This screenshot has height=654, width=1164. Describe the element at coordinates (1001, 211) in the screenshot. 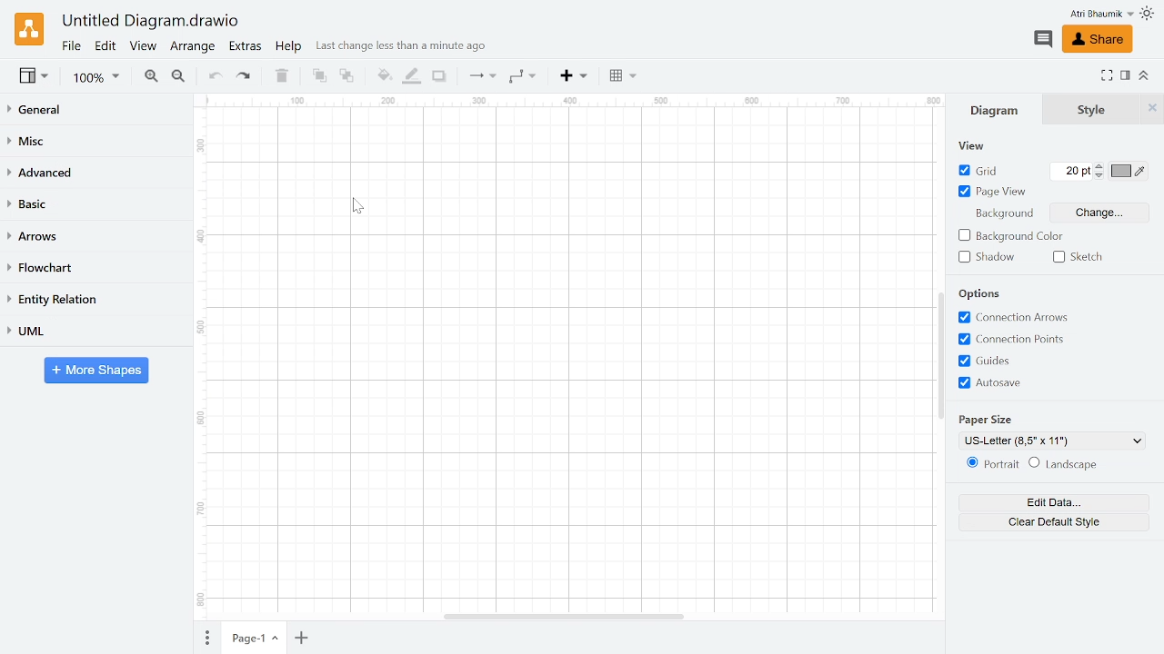

I see `background` at that location.